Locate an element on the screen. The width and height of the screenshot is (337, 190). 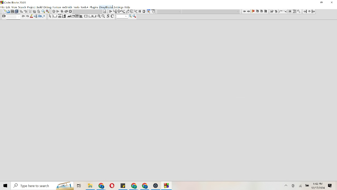
Move left is located at coordinates (23, 16).